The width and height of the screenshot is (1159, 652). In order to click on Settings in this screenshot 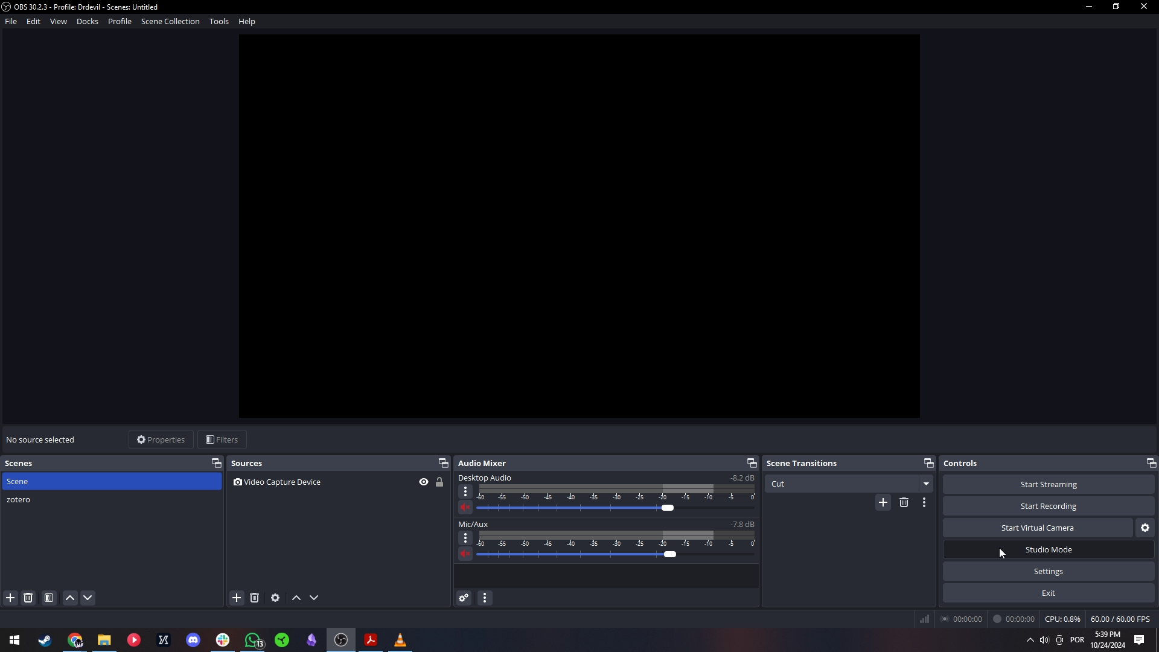, I will do `click(1050, 570)`.